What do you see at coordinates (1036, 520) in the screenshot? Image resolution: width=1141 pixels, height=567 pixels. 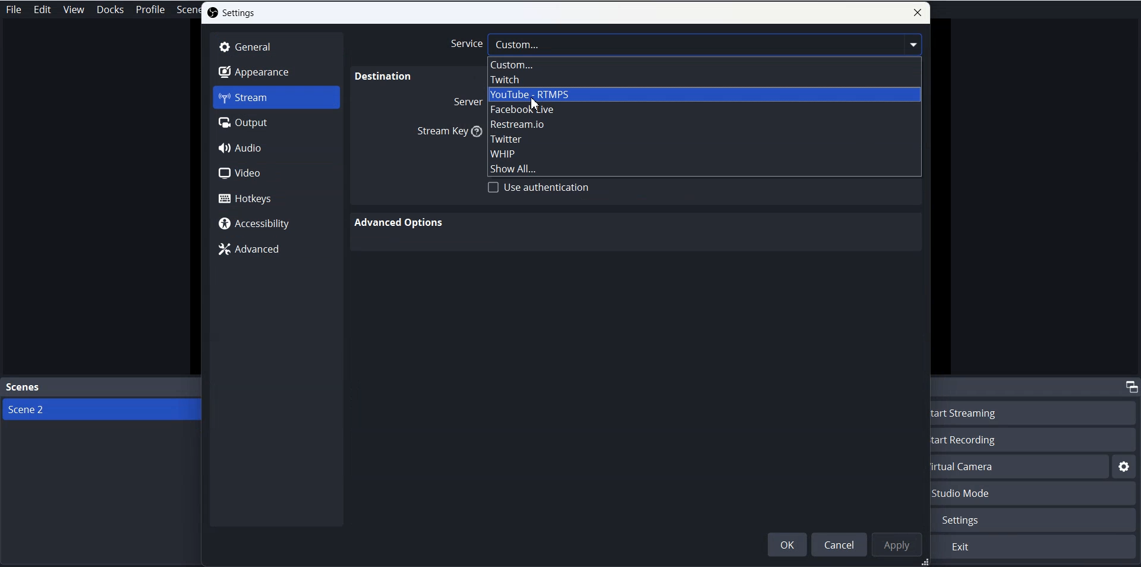 I see `Settings` at bounding box center [1036, 520].